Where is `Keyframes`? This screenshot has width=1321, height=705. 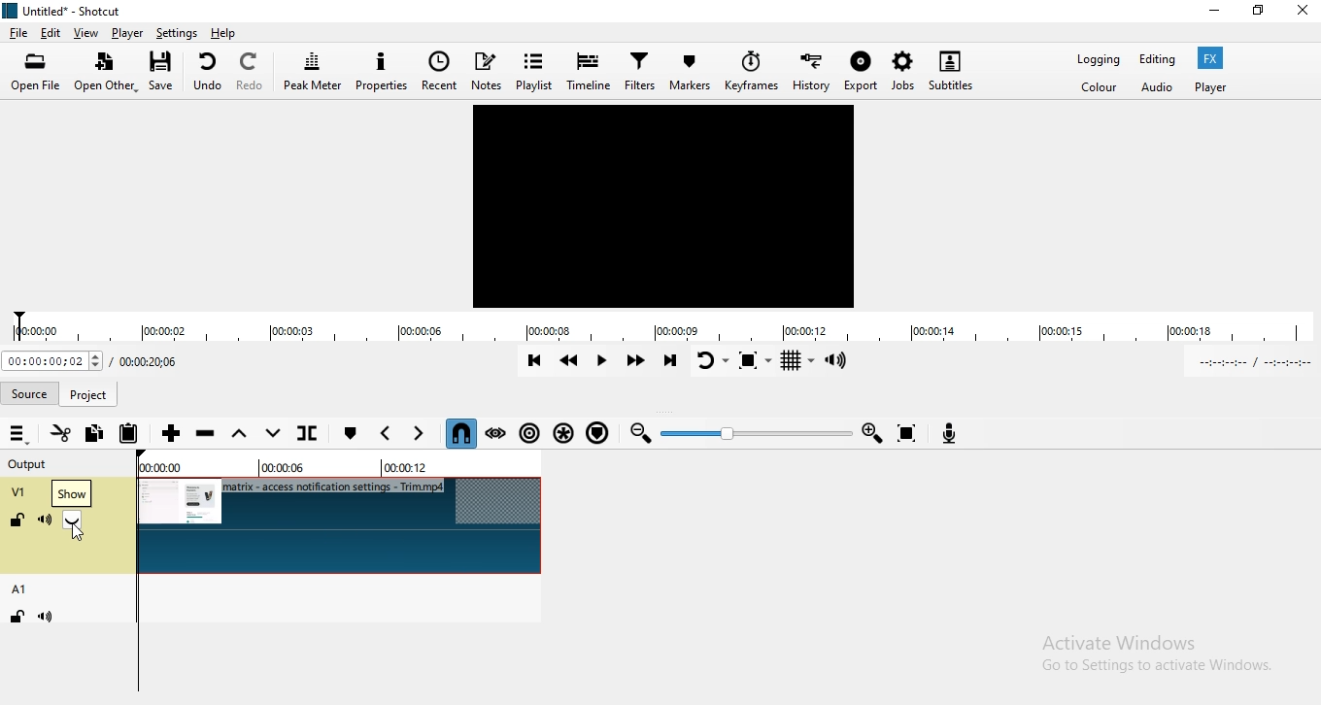 Keyframes is located at coordinates (753, 71).